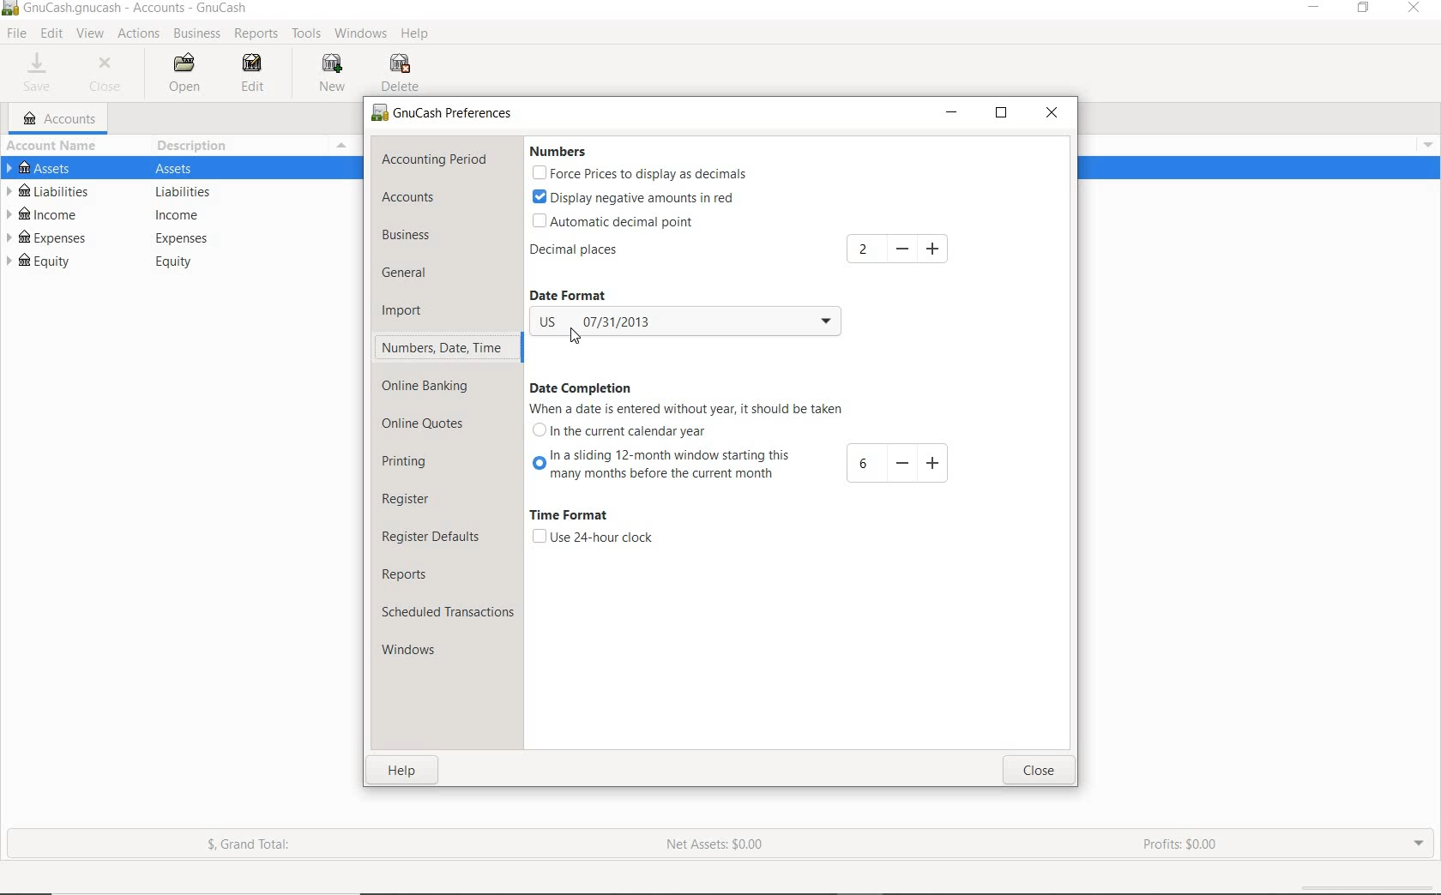  Describe the element at coordinates (443, 114) in the screenshot. I see `GnuCash Preferences` at that location.